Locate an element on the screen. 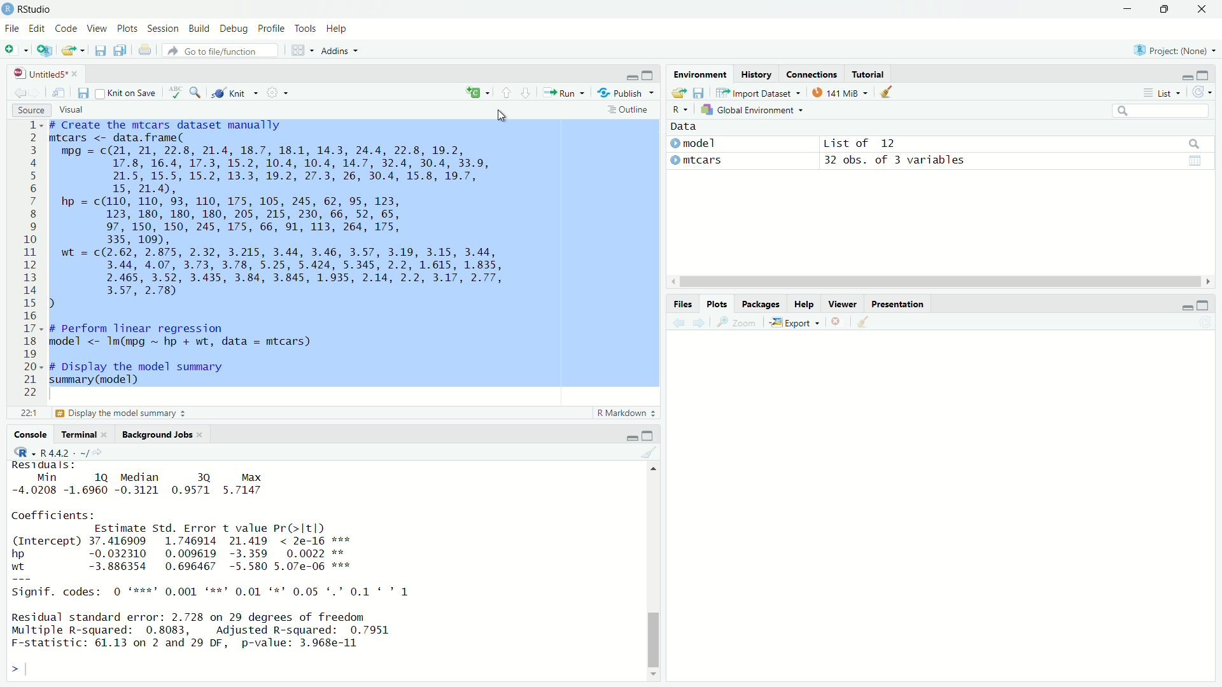 Image resolution: width=1222 pixels, height=687 pixels. minimize is located at coordinates (1184, 307).